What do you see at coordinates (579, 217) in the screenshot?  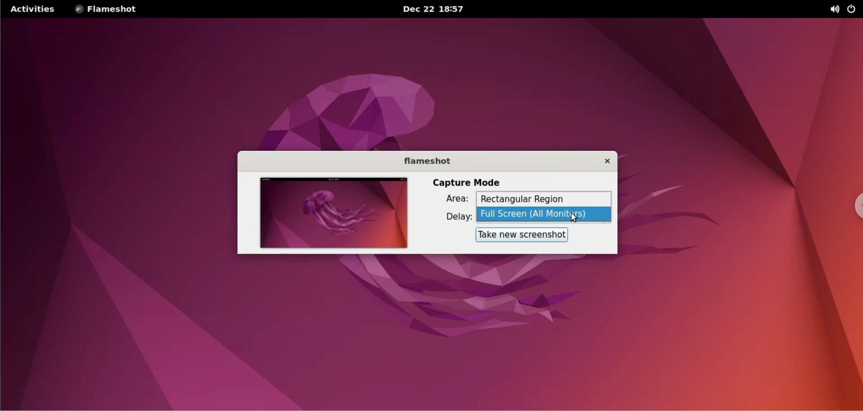 I see `cursor` at bounding box center [579, 217].